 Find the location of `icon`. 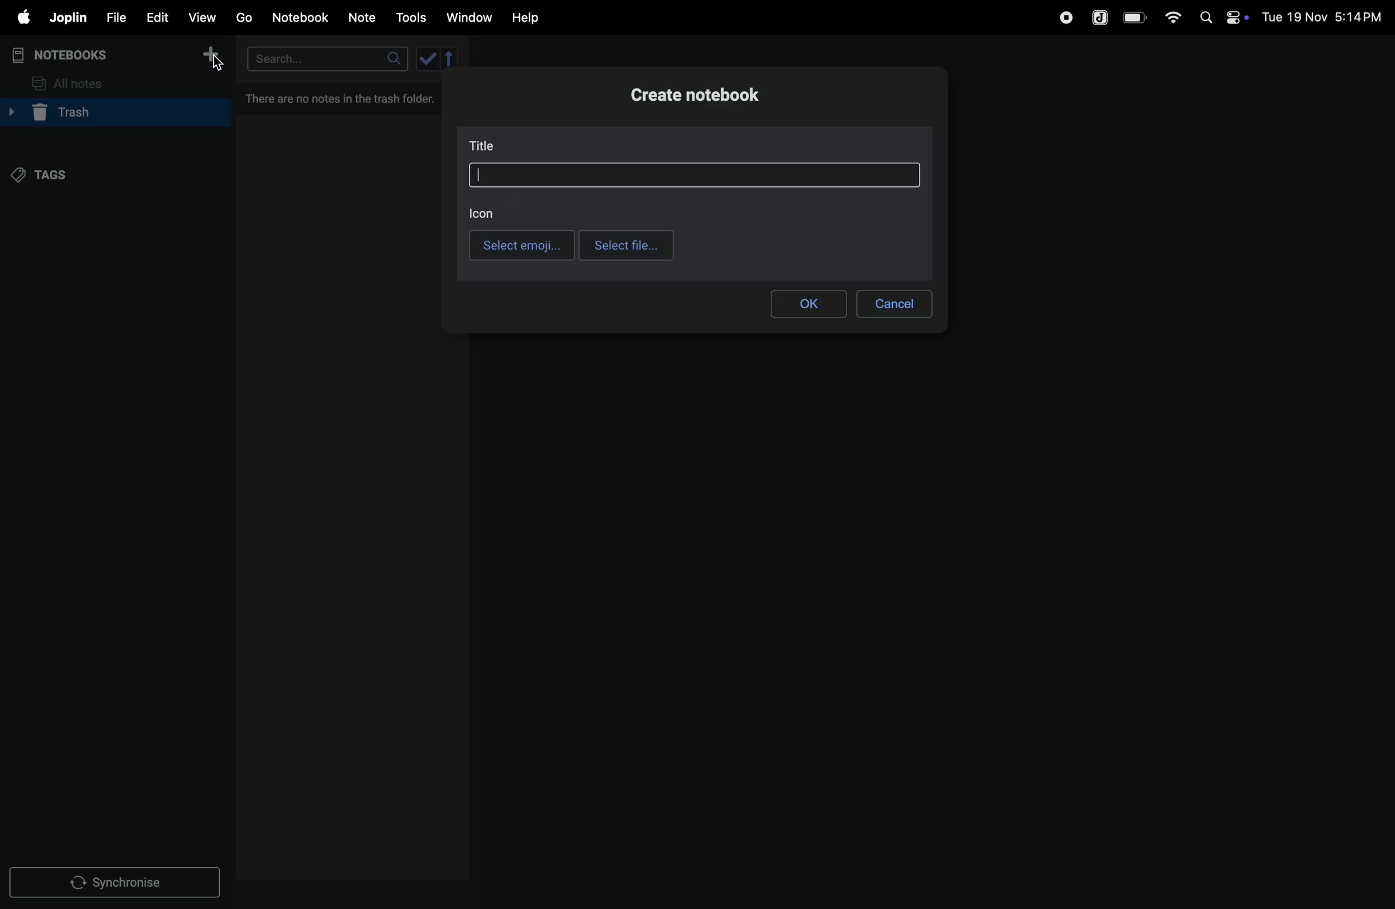

icon is located at coordinates (488, 213).